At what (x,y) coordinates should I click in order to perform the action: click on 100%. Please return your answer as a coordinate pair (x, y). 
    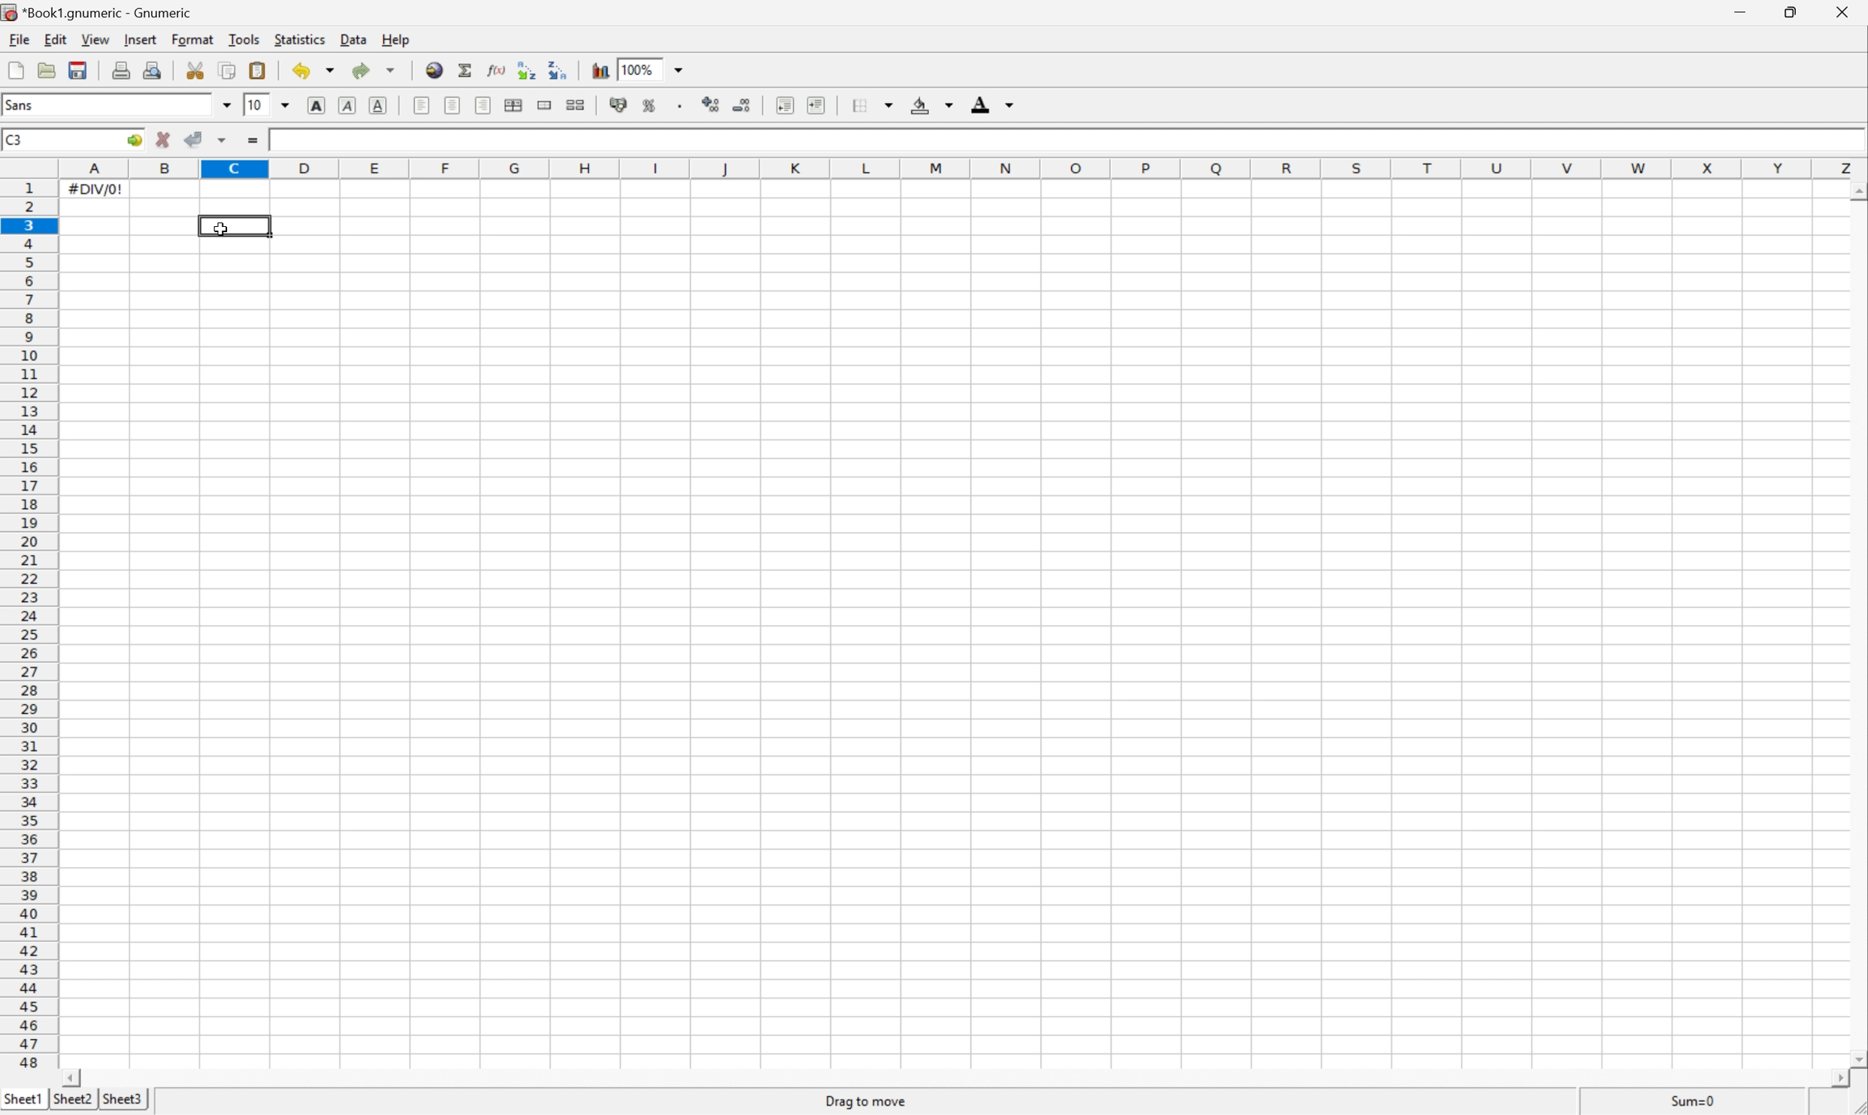
    Looking at the image, I should click on (640, 68).